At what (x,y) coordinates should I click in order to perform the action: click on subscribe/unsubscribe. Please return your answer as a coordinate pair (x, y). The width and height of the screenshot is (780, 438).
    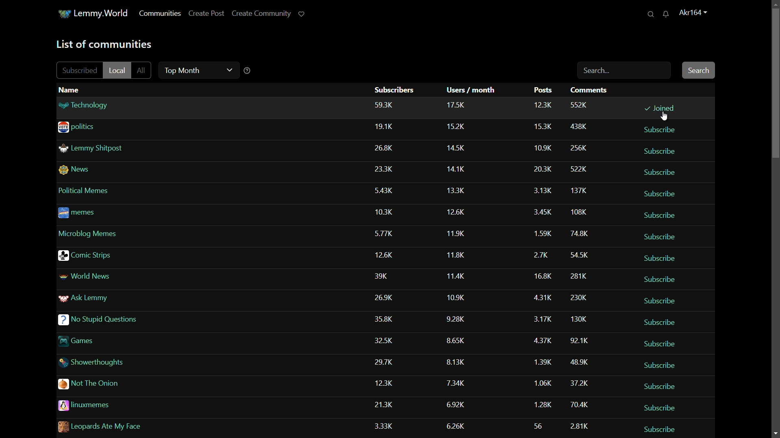
    Looking at the image, I should click on (665, 301).